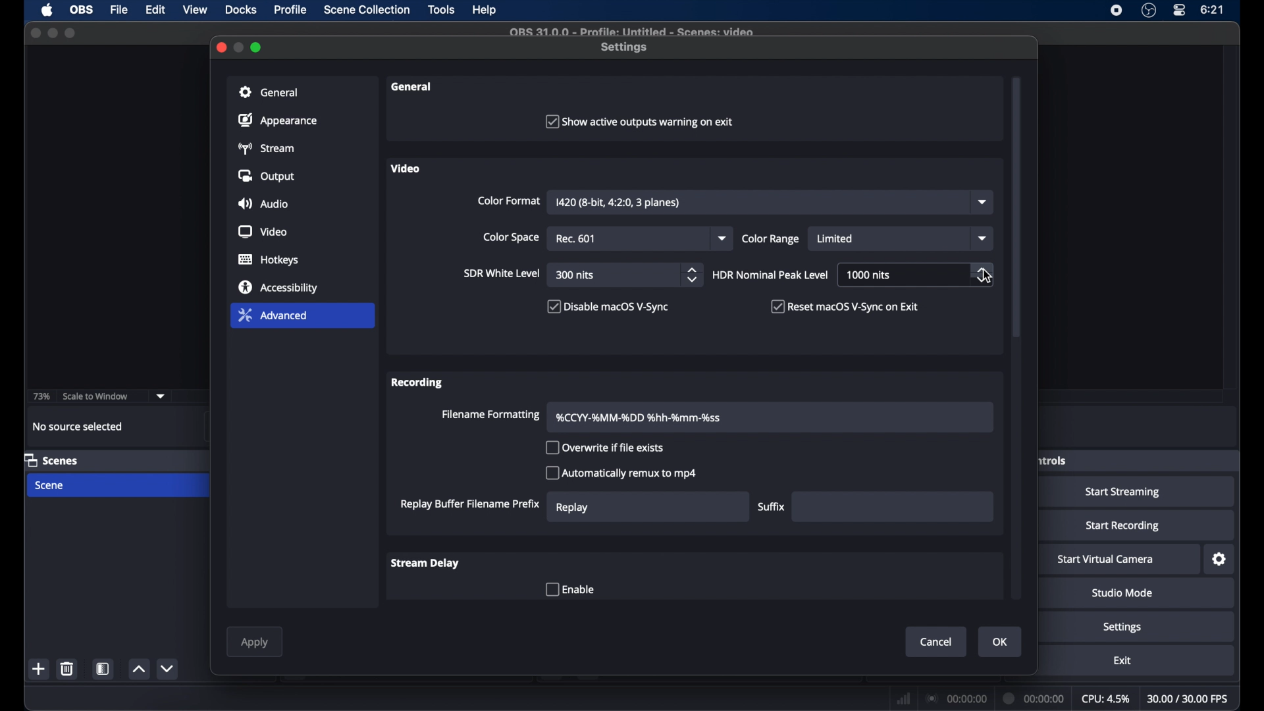 This screenshot has width=1264, height=711. What do you see at coordinates (1189, 699) in the screenshot?
I see `fps` at bounding box center [1189, 699].